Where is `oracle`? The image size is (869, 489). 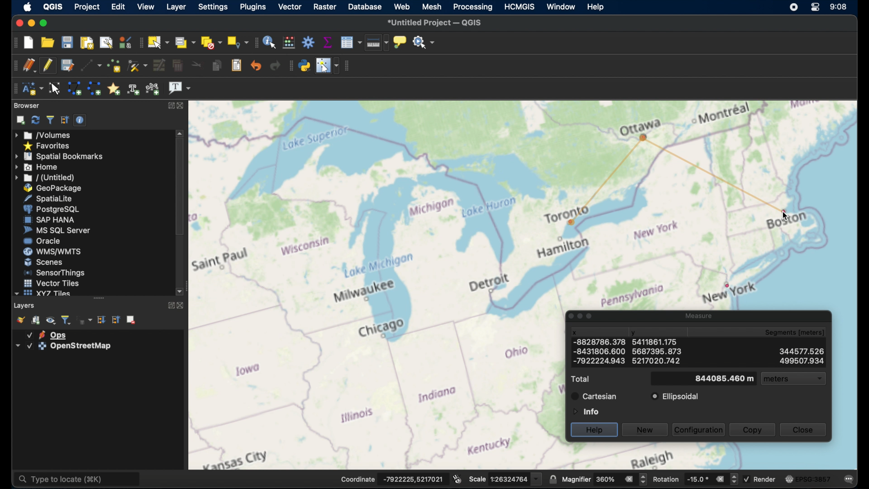
oracle is located at coordinates (42, 241).